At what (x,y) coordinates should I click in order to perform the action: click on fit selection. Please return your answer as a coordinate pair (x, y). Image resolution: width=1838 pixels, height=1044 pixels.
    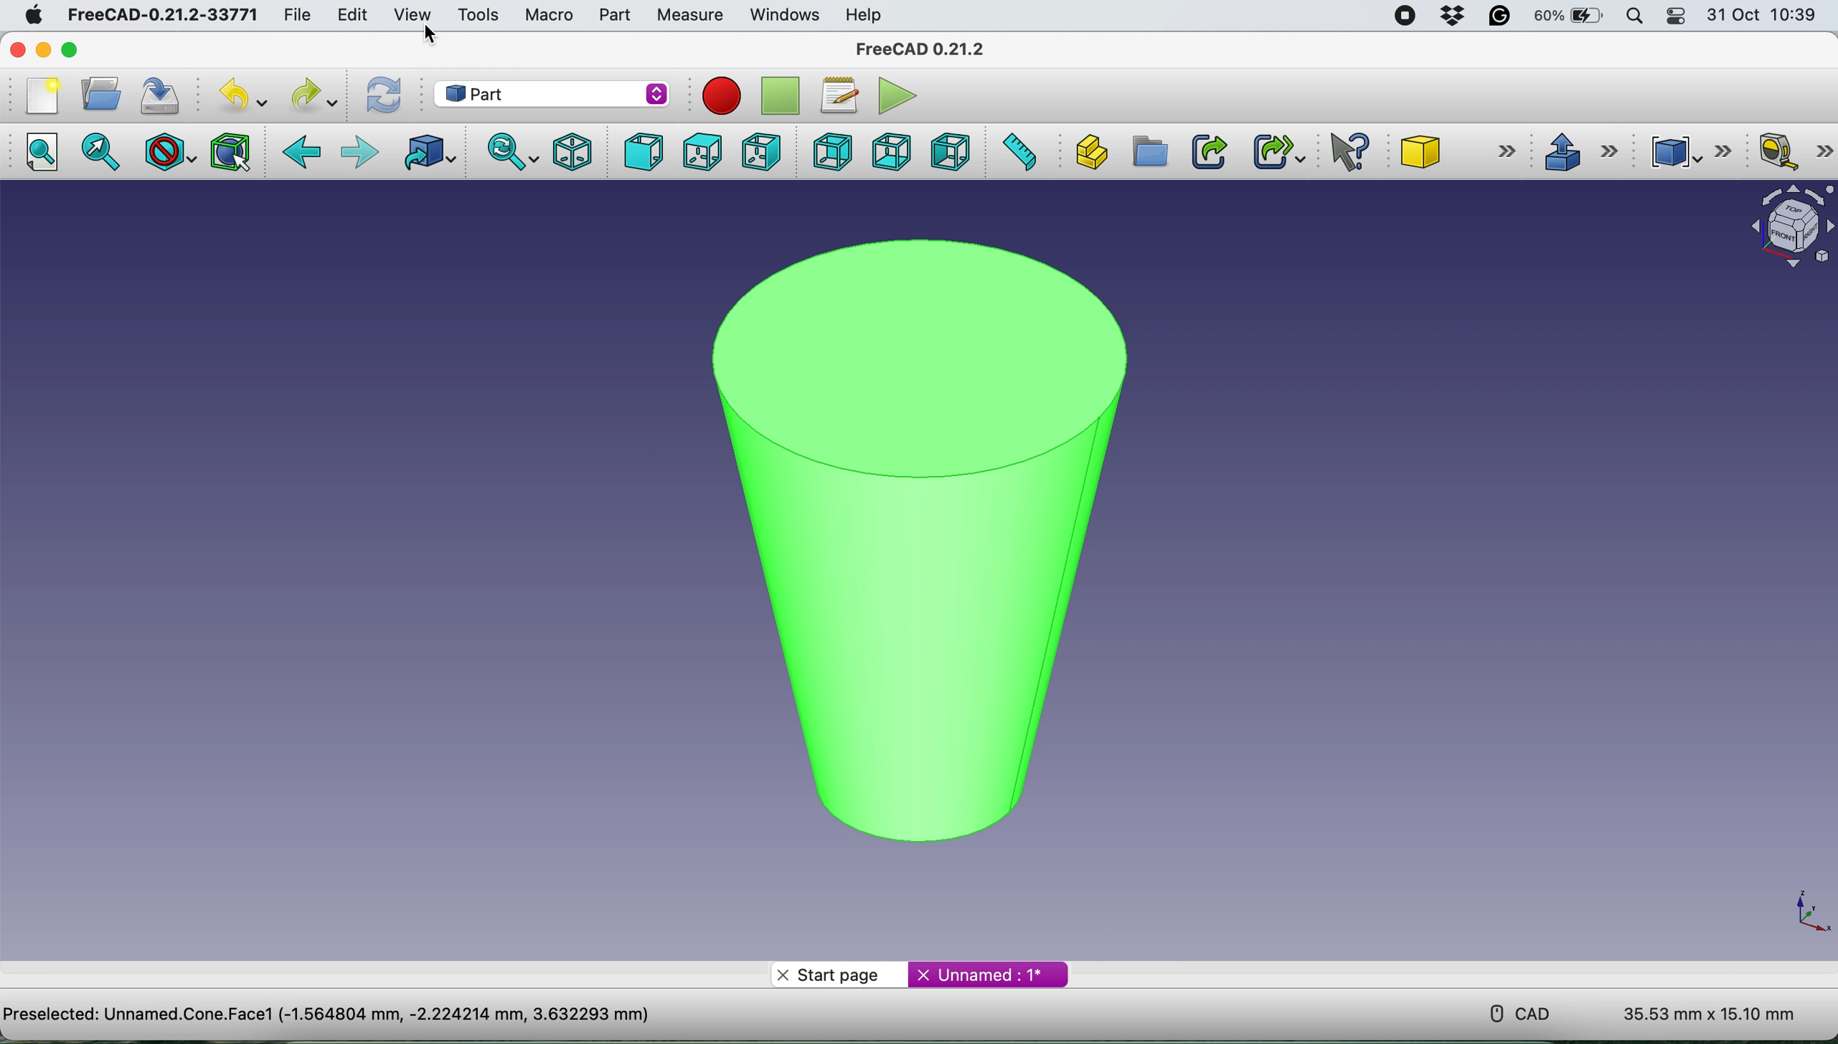
    Looking at the image, I should click on (105, 153).